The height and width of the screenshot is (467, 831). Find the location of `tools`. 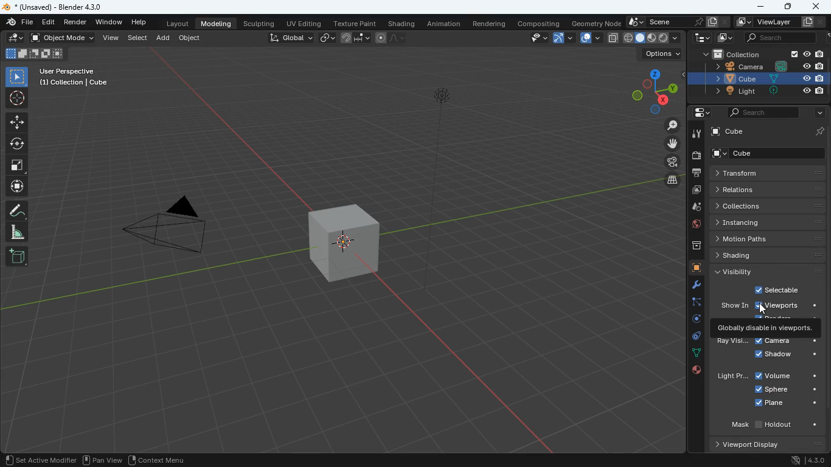

tools is located at coordinates (692, 286).